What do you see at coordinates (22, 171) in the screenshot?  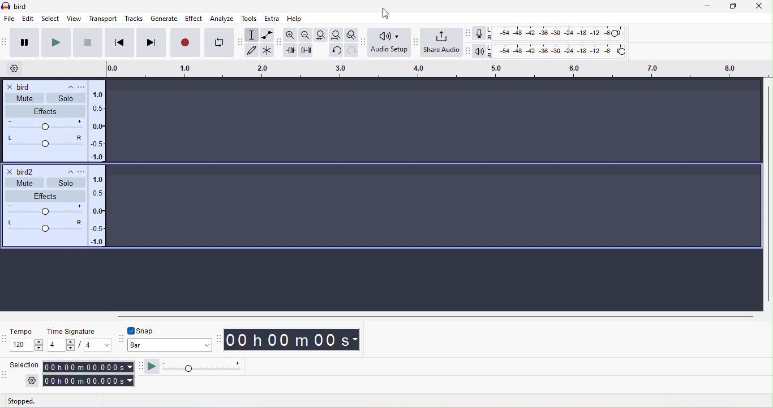 I see `bird 2` at bounding box center [22, 171].